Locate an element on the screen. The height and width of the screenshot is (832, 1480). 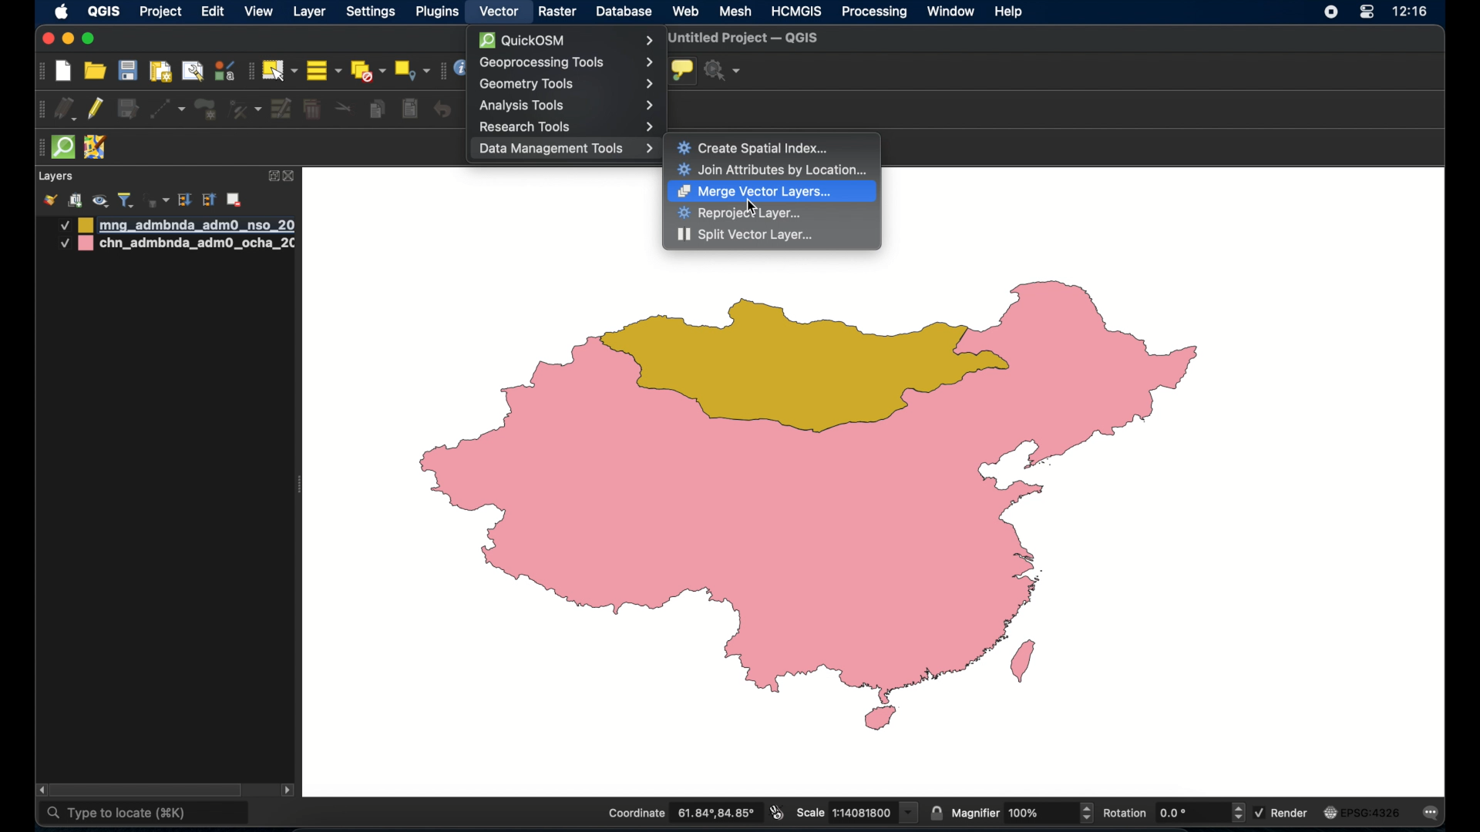
vertex tool is located at coordinates (244, 108).